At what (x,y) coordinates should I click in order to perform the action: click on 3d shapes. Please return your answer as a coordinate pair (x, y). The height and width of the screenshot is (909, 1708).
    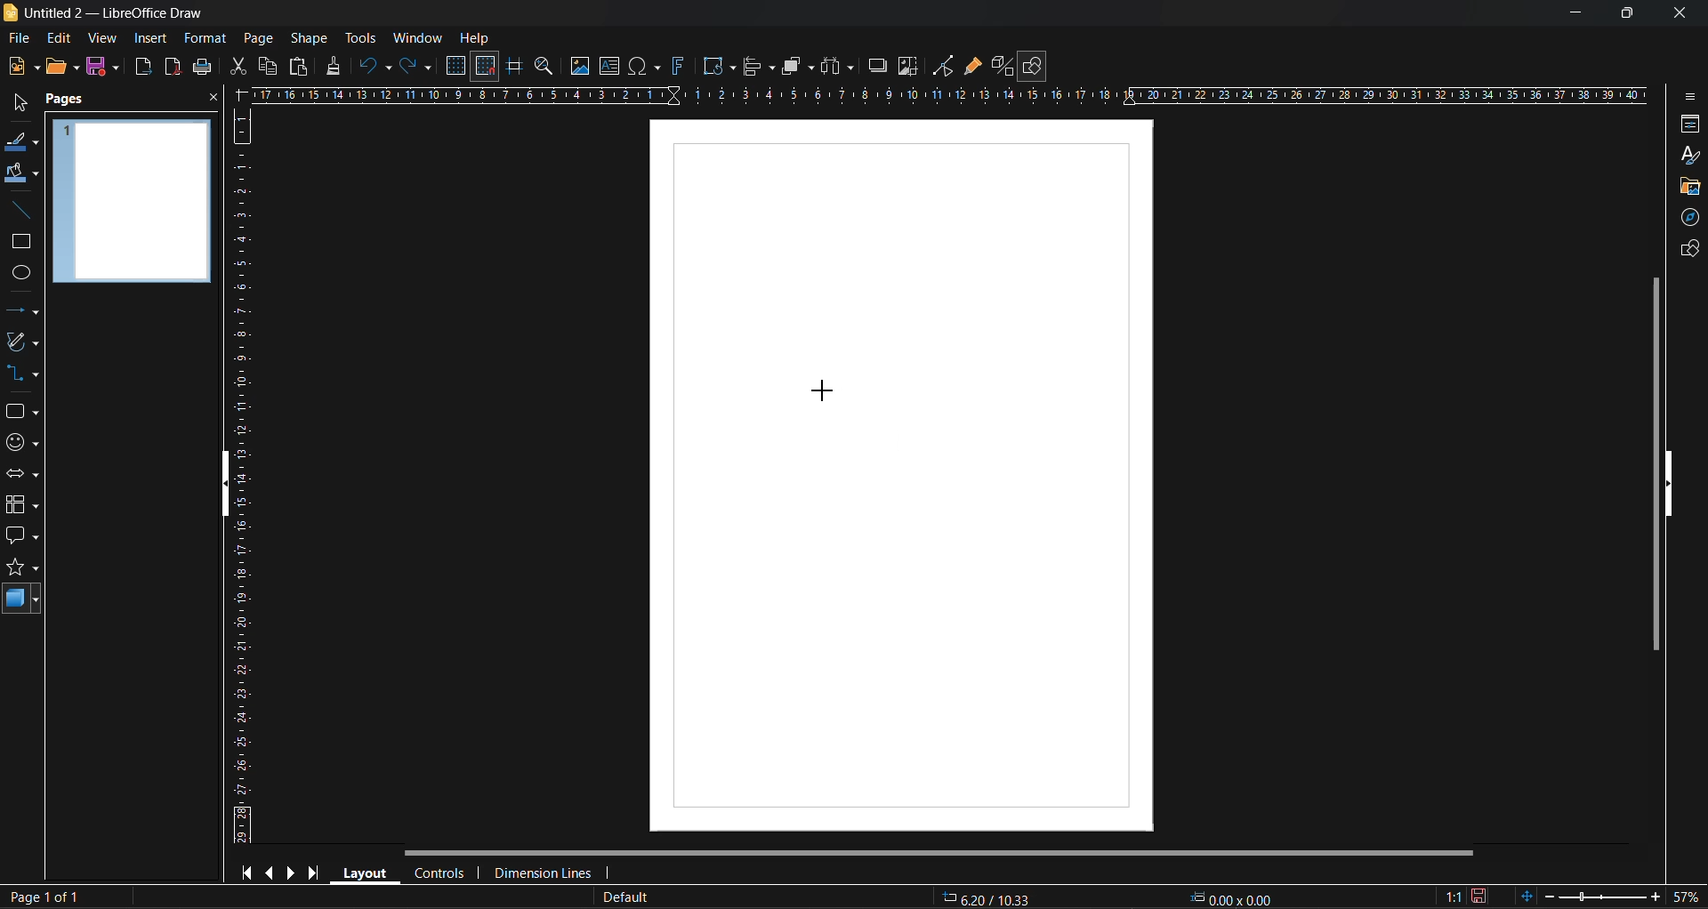
    Looking at the image, I should click on (22, 600).